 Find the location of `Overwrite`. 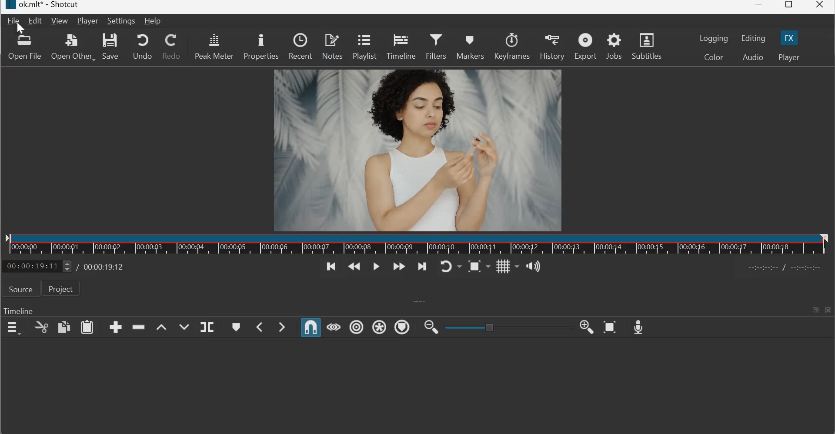

Overwrite is located at coordinates (184, 327).